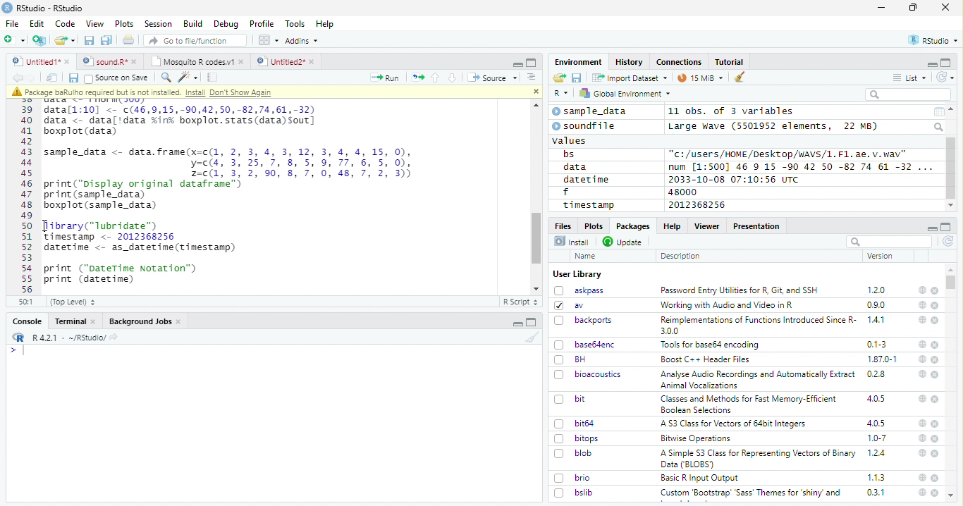 The image size is (963, 506). I want to click on Show document outline, so click(530, 77).